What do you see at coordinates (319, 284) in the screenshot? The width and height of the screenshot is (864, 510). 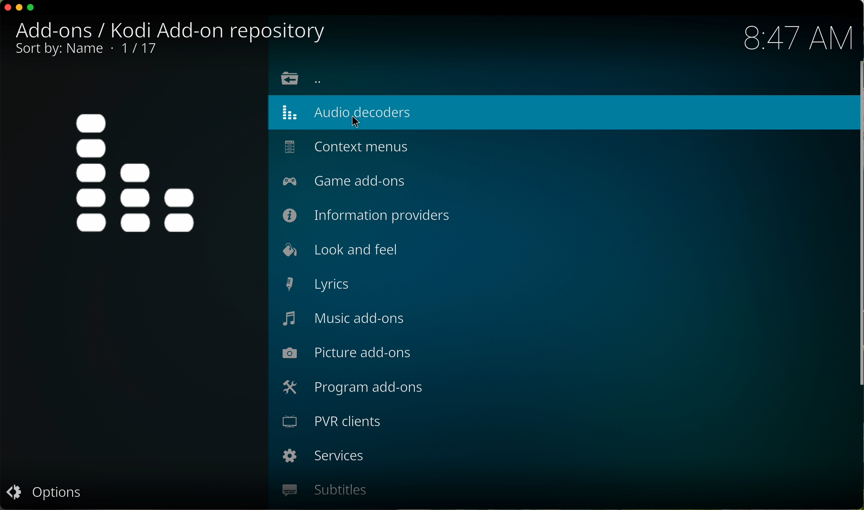 I see `lyrics` at bounding box center [319, 284].